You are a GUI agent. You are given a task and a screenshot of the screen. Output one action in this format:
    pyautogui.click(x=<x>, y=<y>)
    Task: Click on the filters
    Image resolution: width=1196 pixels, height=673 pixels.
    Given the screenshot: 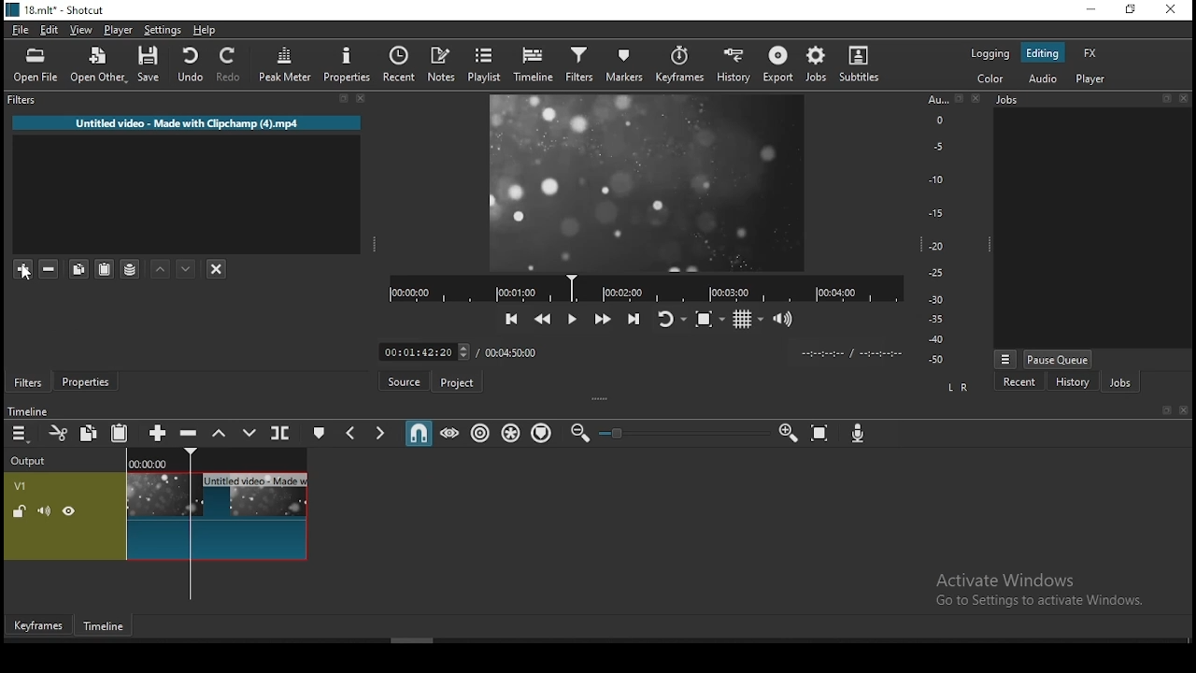 What is the action you would take?
    pyautogui.click(x=24, y=100)
    